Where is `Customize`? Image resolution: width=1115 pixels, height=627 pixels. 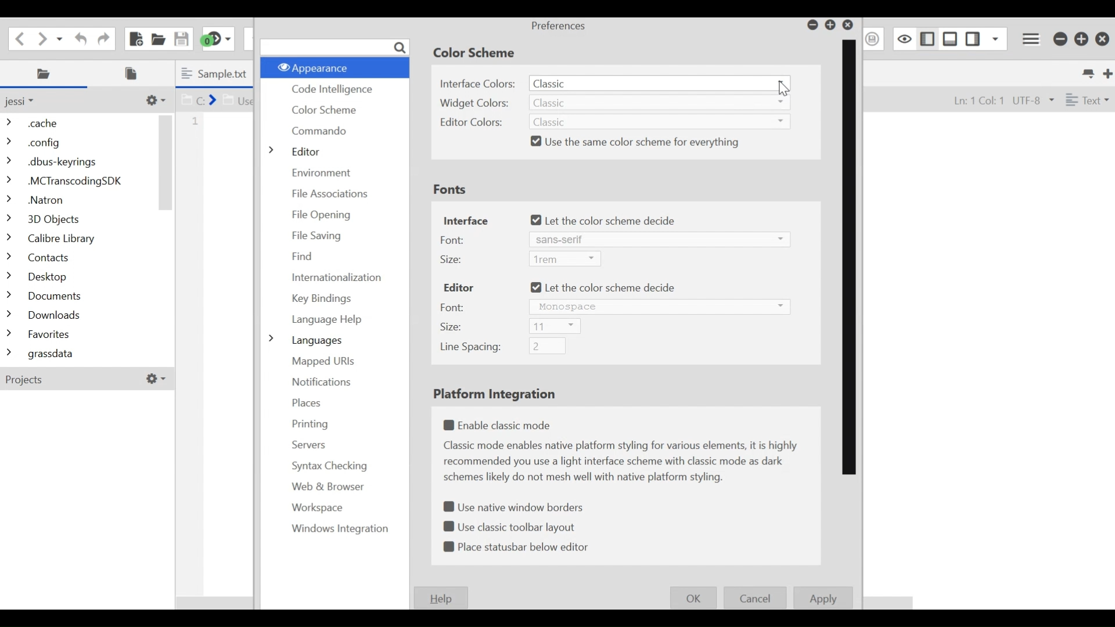 Customize is located at coordinates (154, 100).